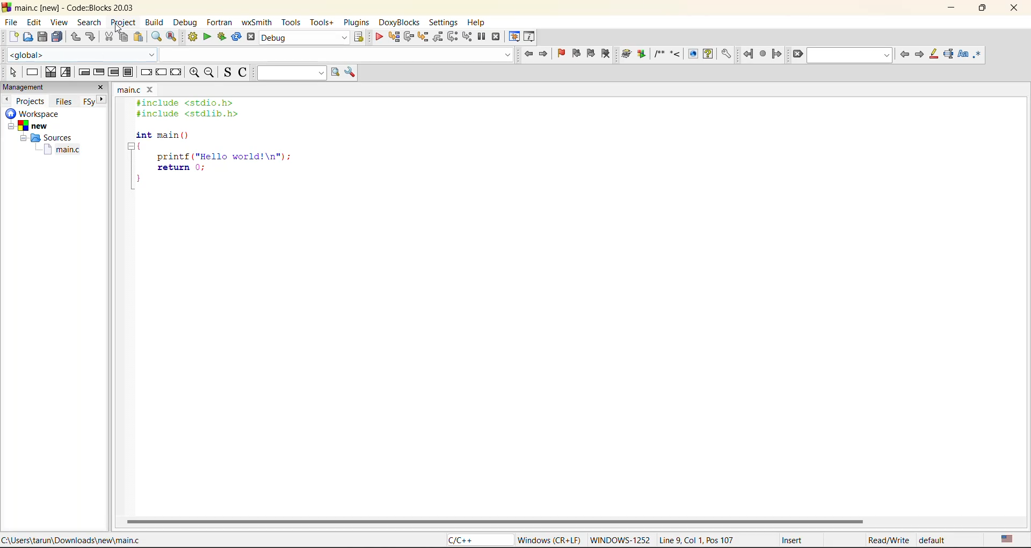 The image size is (1031, 548). What do you see at coordinates (979, 55) in the screenshot?
I see `use regex` at bounding box center [979, 55].